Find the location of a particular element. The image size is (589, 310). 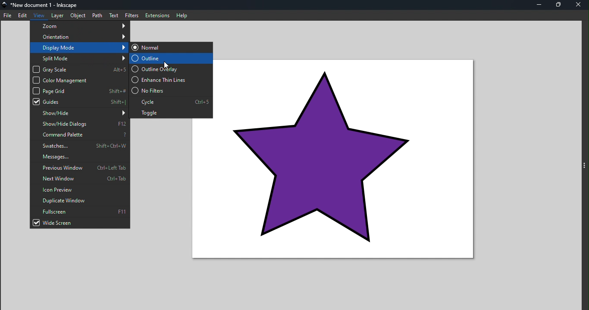

Next window is located at coordinates (81, 179).